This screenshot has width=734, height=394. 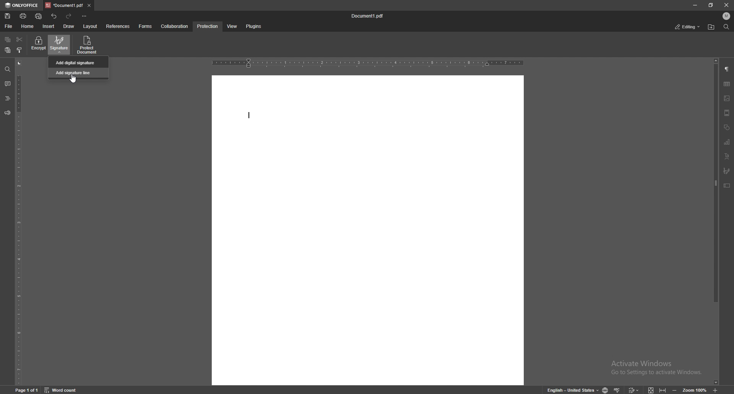 What do you see at coordinates (28, 389) in the screenshot?
I see `page` at bounding box center [28, 389].